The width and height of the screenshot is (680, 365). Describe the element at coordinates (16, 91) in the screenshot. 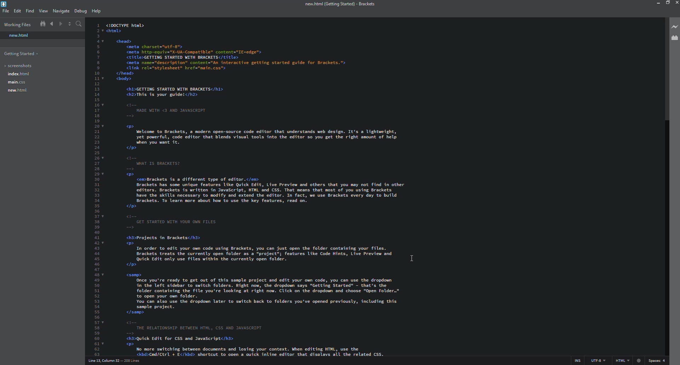

I see `new` at that location.